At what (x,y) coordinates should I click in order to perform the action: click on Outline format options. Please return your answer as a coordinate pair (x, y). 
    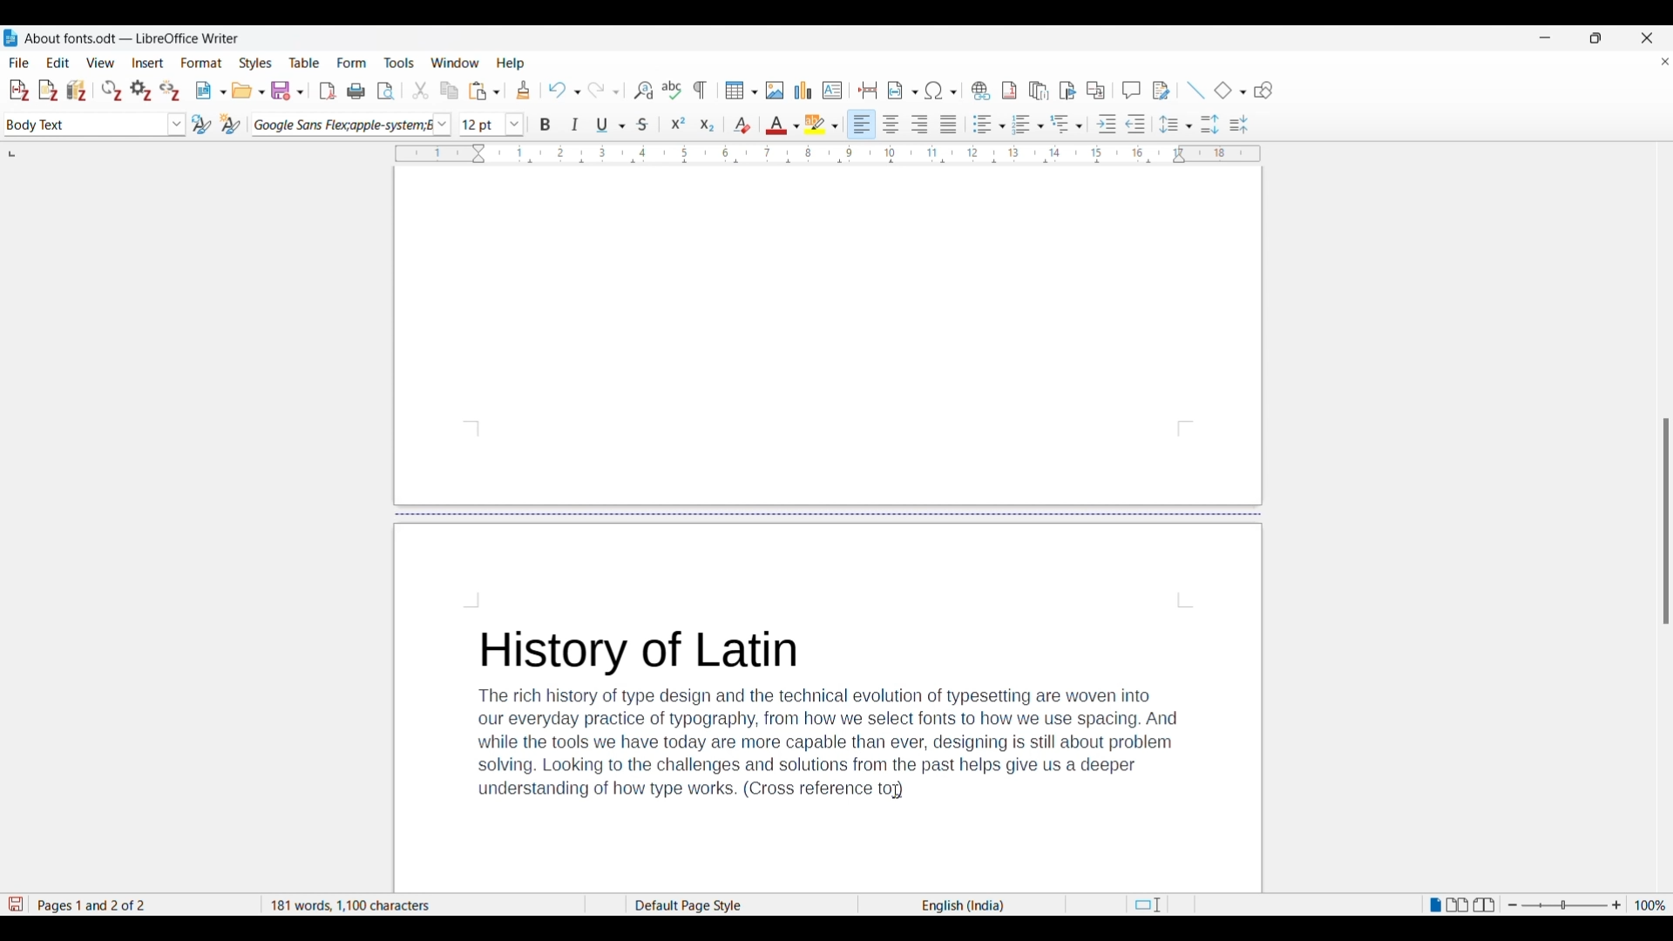
    Looking at the image, I should click on (1067, 124).